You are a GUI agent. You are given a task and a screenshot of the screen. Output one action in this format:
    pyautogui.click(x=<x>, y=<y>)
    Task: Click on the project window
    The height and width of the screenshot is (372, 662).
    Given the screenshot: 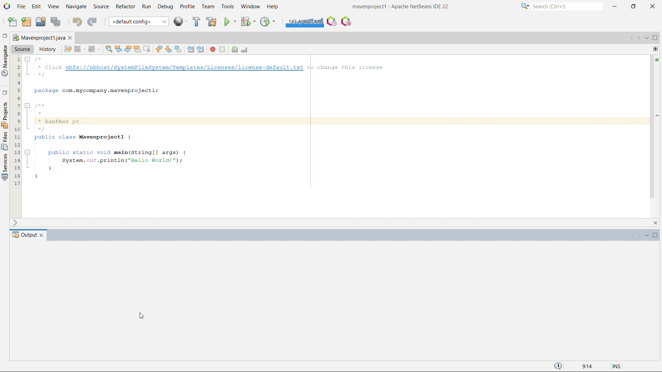 What is the action you would take?
    pyautogui.click(x=40, y=39)
    